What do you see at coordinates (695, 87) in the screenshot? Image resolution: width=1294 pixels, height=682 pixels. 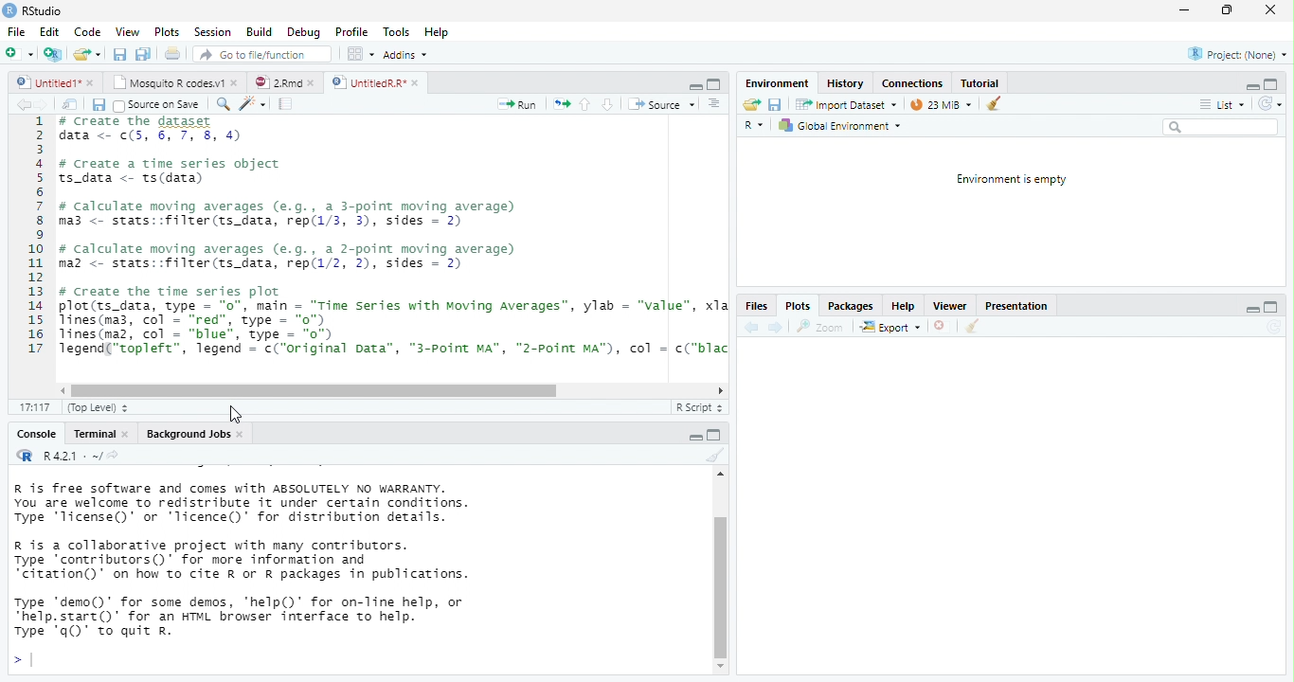 I see `minimize` at bounding box center [695, 87].